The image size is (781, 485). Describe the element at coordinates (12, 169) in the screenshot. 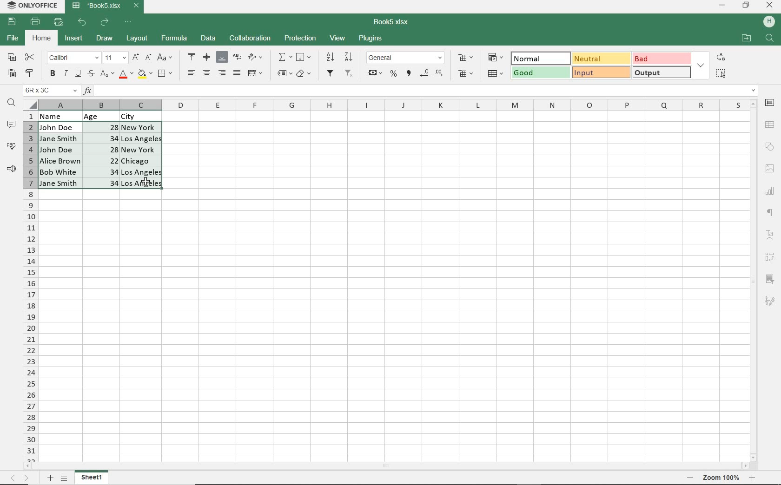

I see `FEEDBACK & SUPPORT` at that location.